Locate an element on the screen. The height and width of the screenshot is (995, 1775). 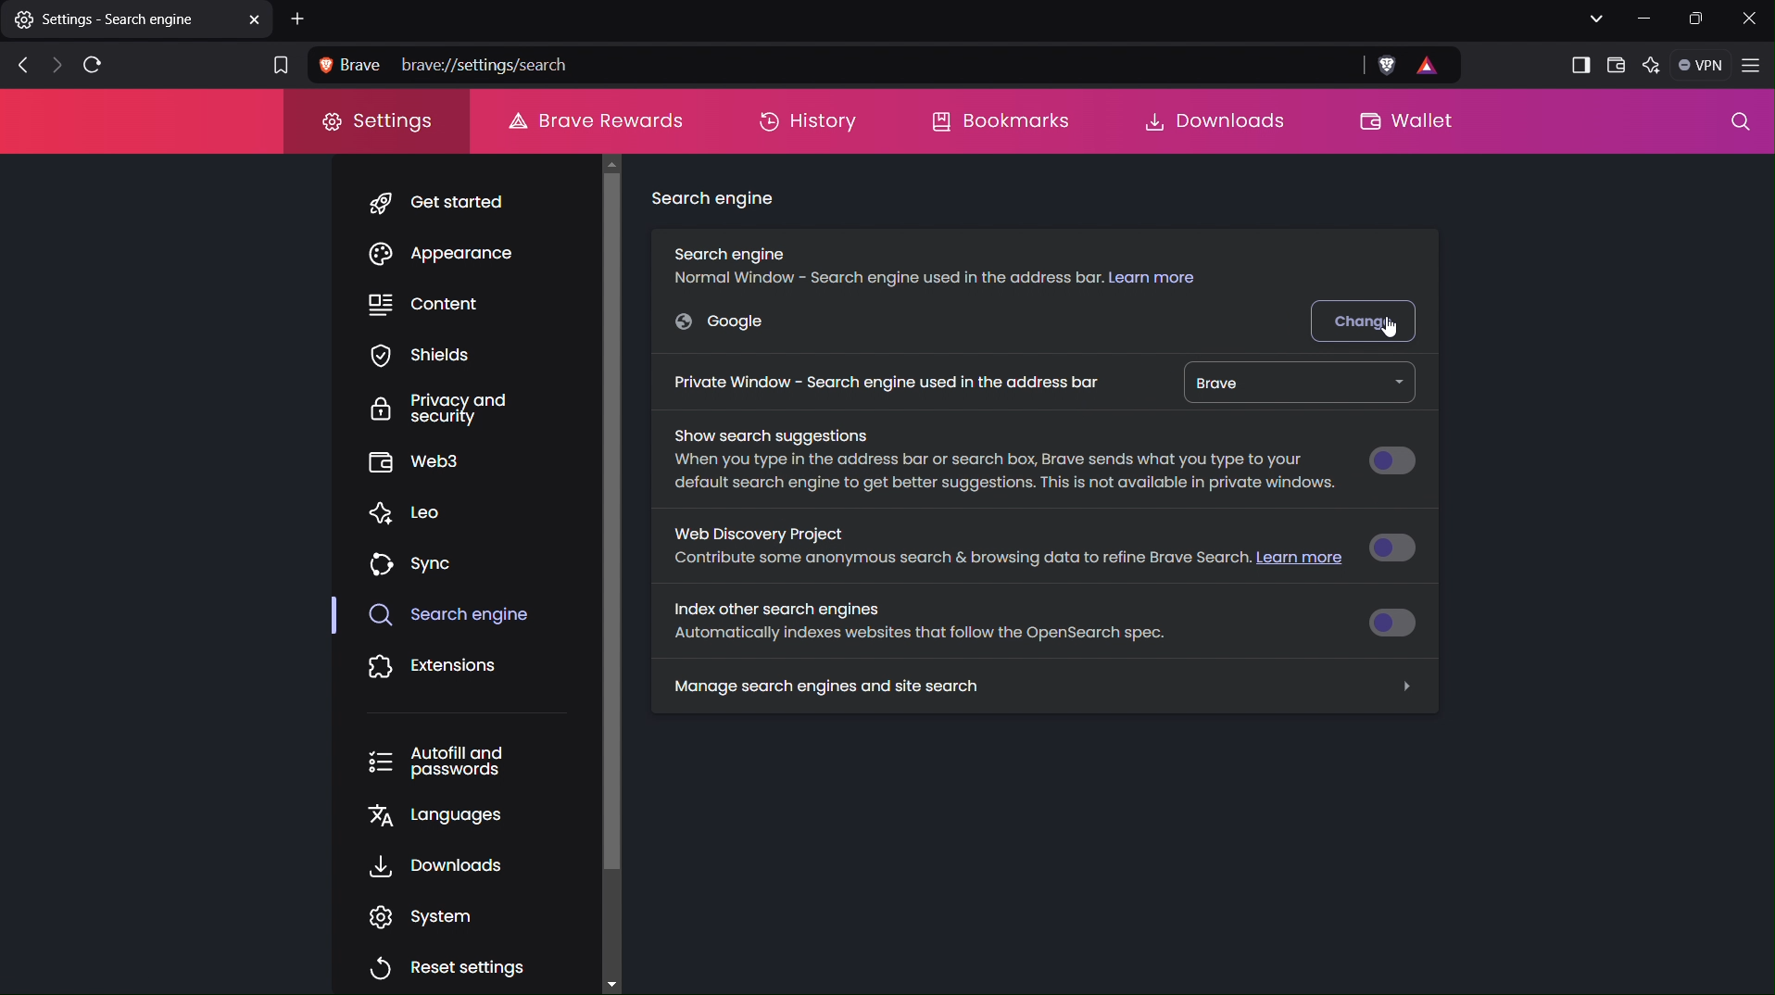
Private Window - Search engine used in address bar is located at coordinates (884, 380).